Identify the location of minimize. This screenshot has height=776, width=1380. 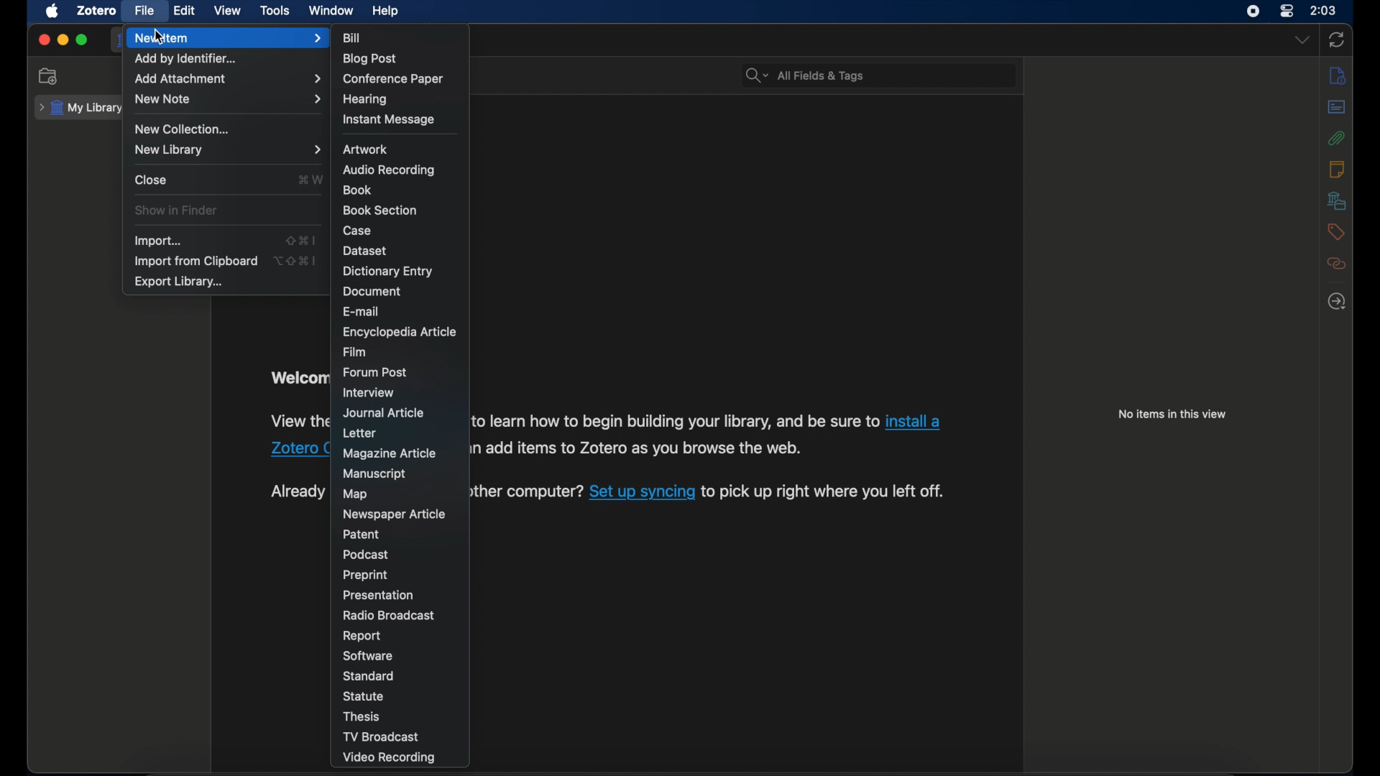
(63, 40).